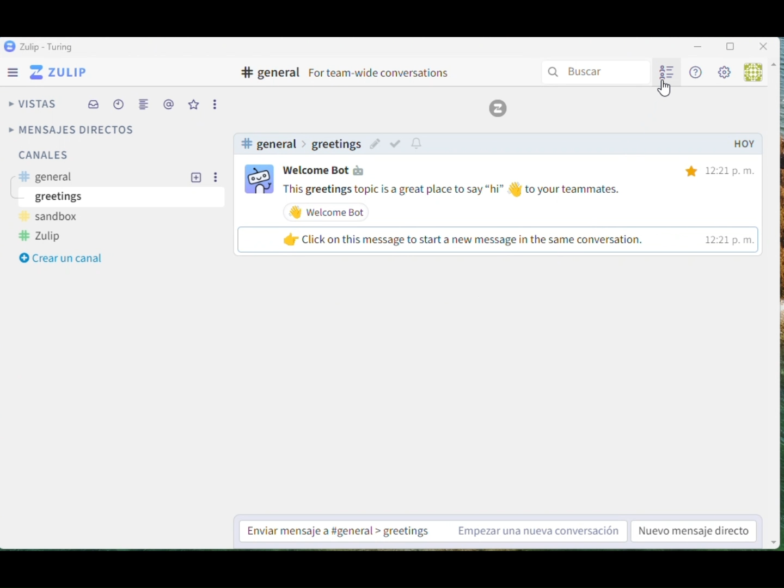  What do you see at coordinates (47, 237) in the screenshot?
I see `zulip` at bounding box center [47, 237].